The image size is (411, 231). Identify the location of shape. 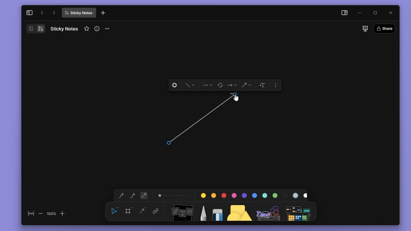
(240, 211).